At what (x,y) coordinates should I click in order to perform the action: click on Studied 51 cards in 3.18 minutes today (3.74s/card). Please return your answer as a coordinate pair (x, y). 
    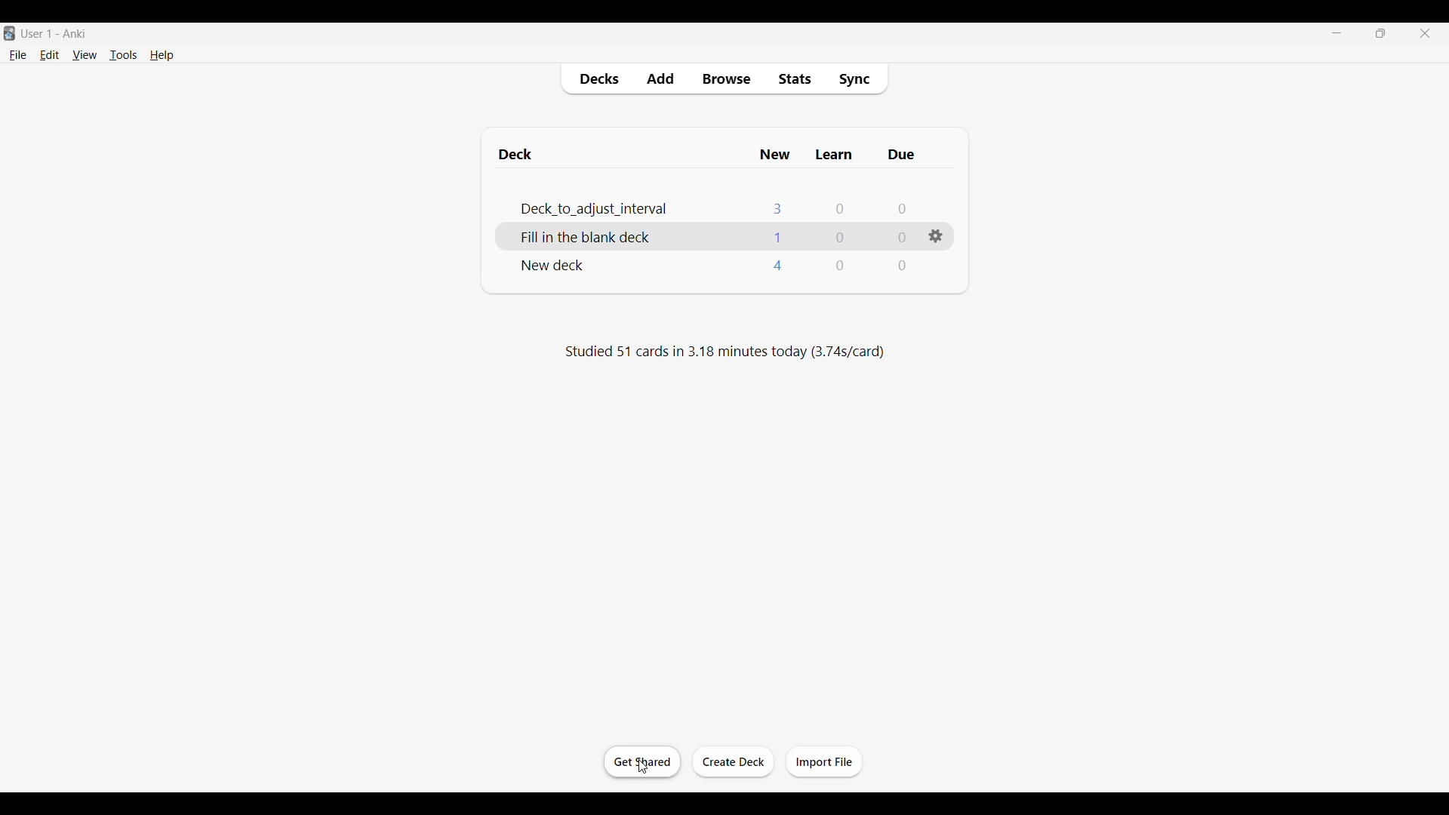
    Looking at the image, I should click on (721, 353).